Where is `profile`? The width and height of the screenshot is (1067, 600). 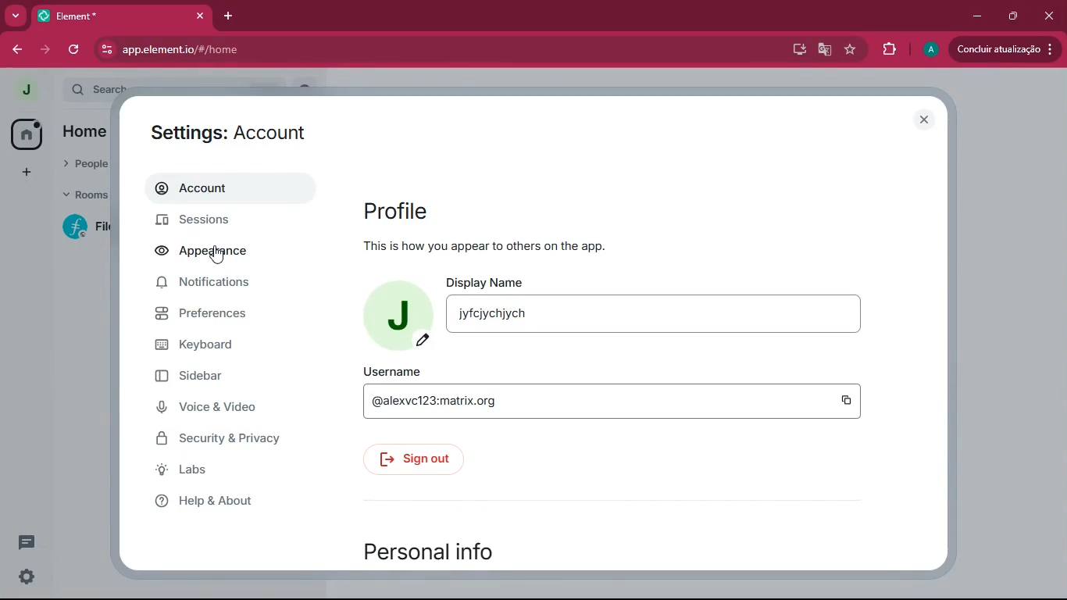
profile is located at coordinates (931, 51).